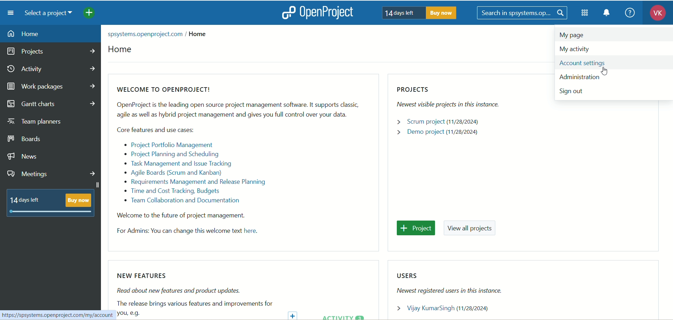  I want to click on search, so click(523, 14).